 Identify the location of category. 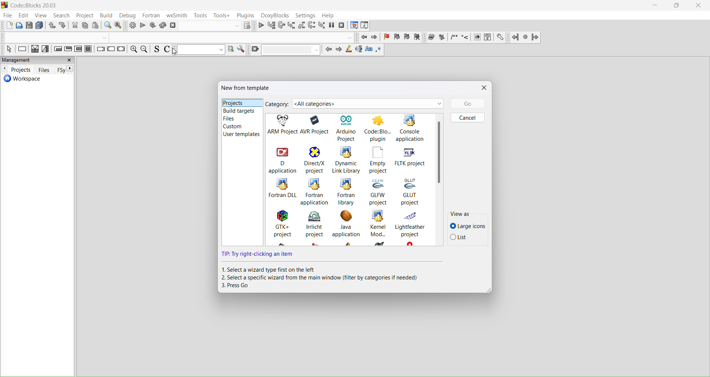
(277, 105).